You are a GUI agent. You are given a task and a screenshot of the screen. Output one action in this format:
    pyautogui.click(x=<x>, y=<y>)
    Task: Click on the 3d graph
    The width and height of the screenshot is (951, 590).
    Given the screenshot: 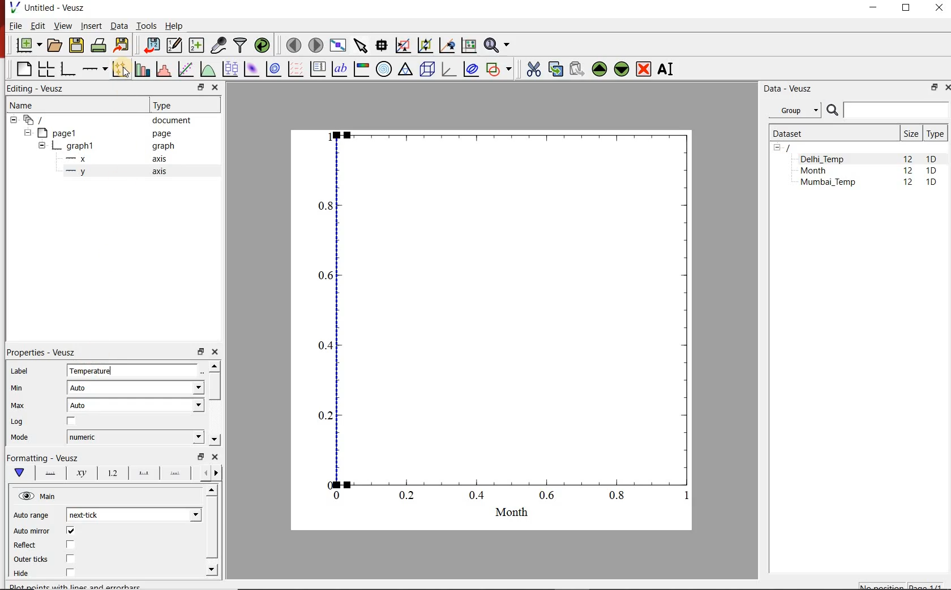 What is the action you would take?
    pyautogui.click(x=447, y=69)
    